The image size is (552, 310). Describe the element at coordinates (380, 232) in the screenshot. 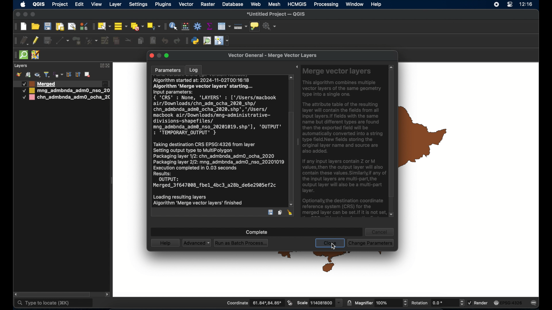

I see `cancel` at that location.